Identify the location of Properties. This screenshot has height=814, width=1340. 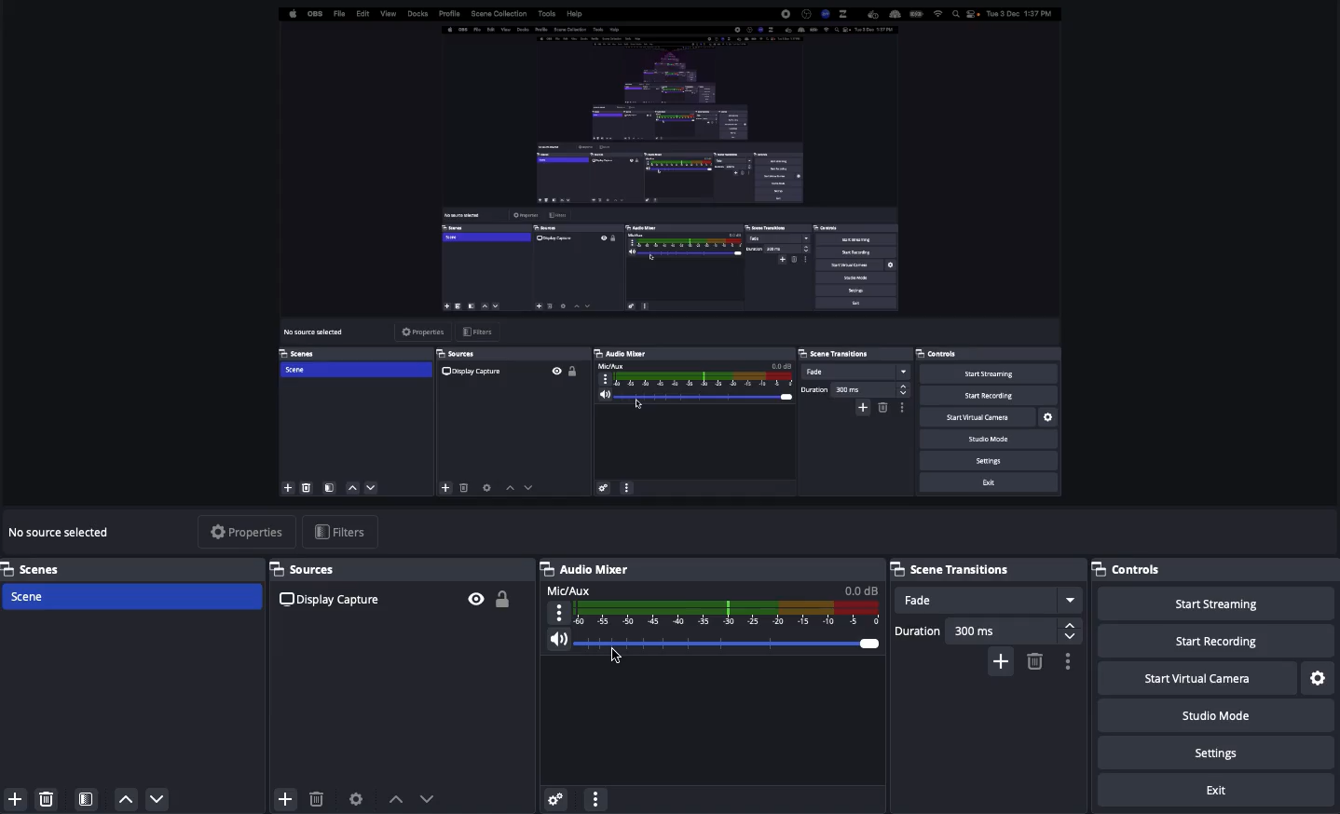
(246, 531).